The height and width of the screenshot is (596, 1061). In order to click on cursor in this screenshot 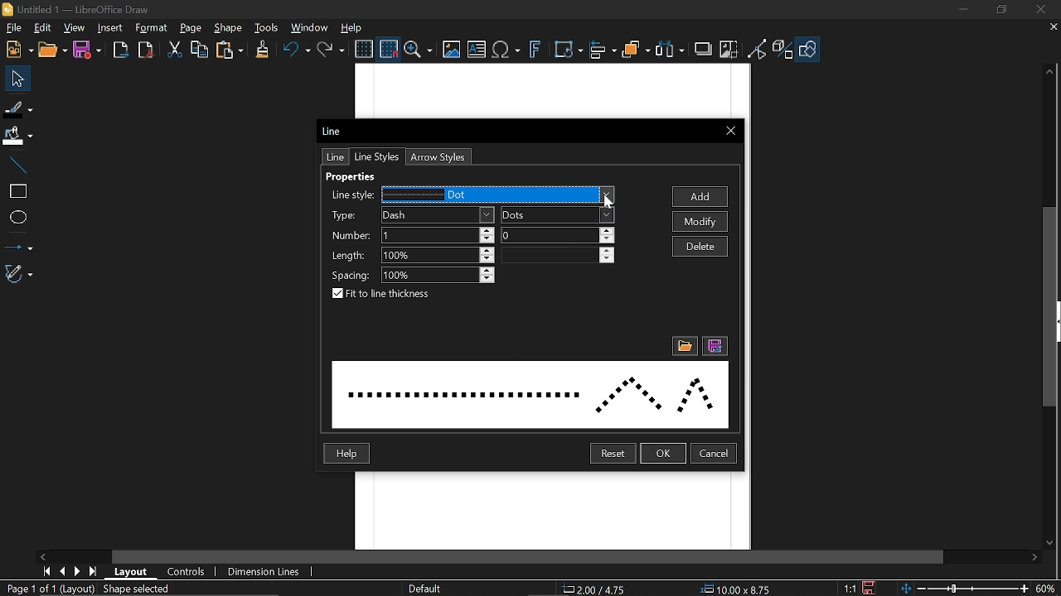, I will do `click(610, 201)`.